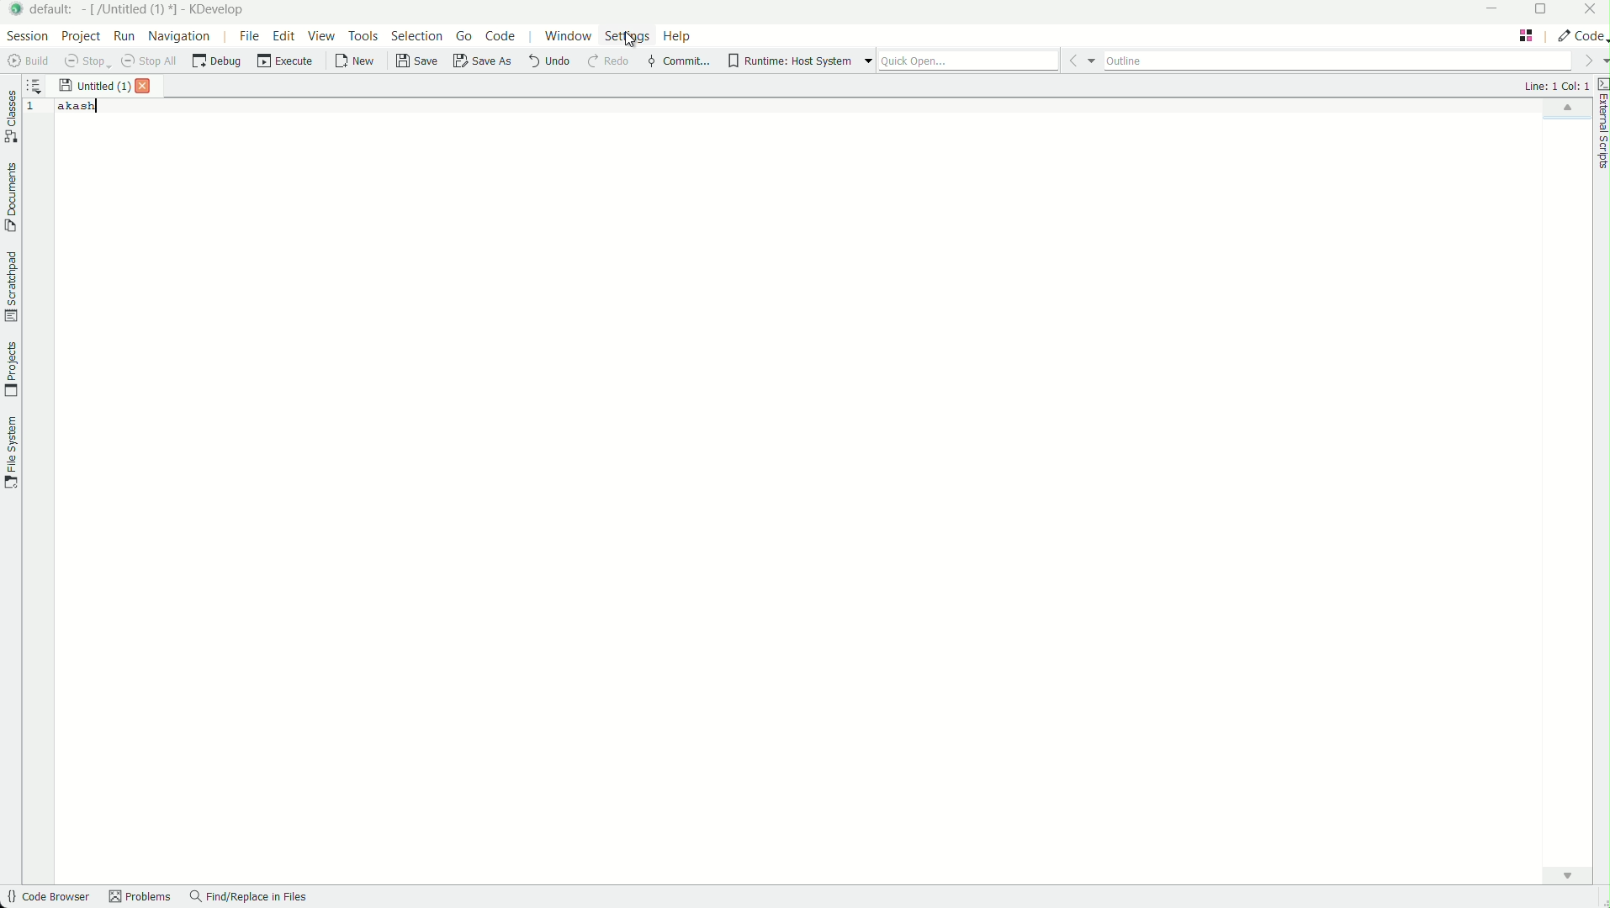 The image size is (1610, 908). Describe the element at coordinates (1493, 10) in the screenshot. I see `minimize` at that location.